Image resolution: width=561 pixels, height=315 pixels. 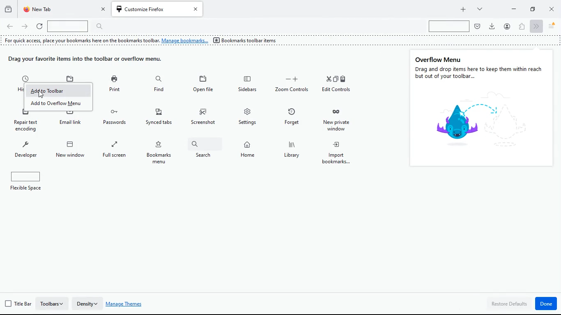 I want to click on menu, so click(x=552, y=26).